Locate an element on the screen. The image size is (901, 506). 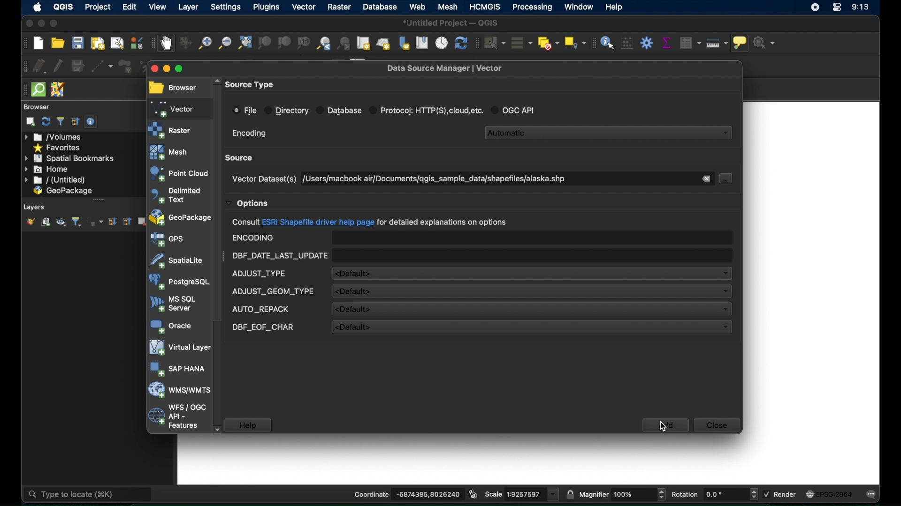
render is located at coordinates (780, 494).